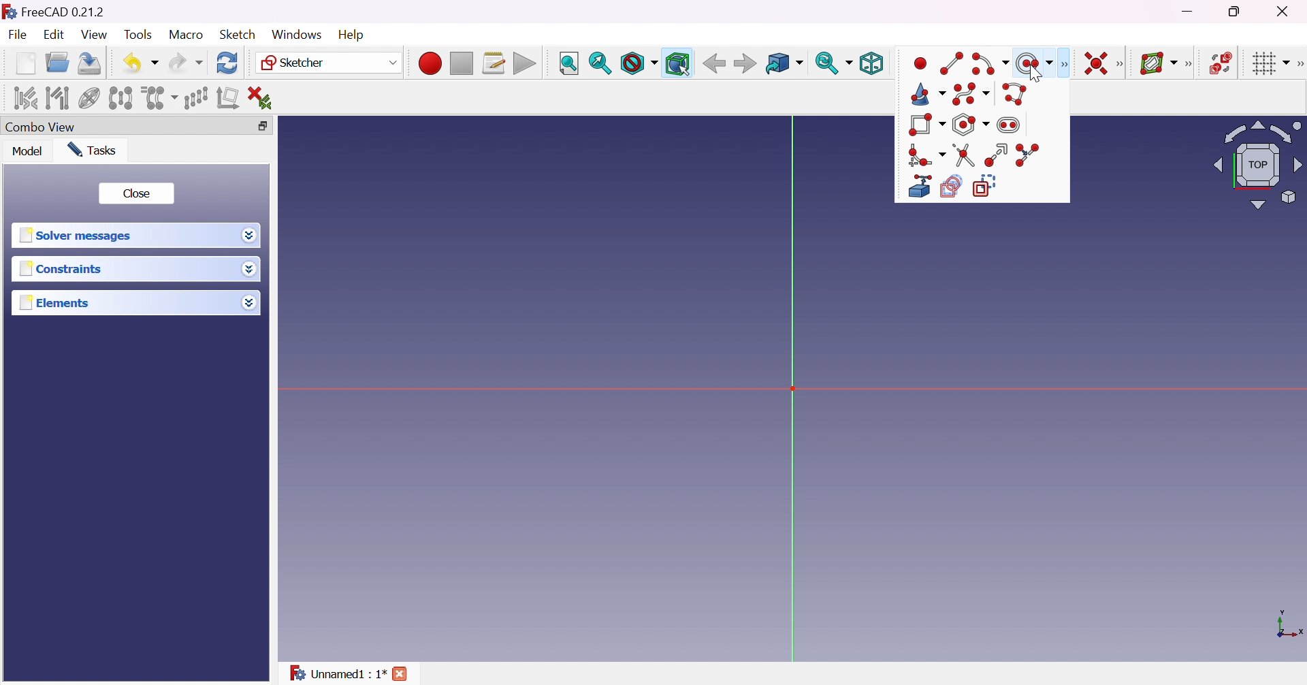  What do you see at coordinates (1123, 65) in the screenshot?
I see `[Sketcher constraints]` at bounding box center [1123, 65].